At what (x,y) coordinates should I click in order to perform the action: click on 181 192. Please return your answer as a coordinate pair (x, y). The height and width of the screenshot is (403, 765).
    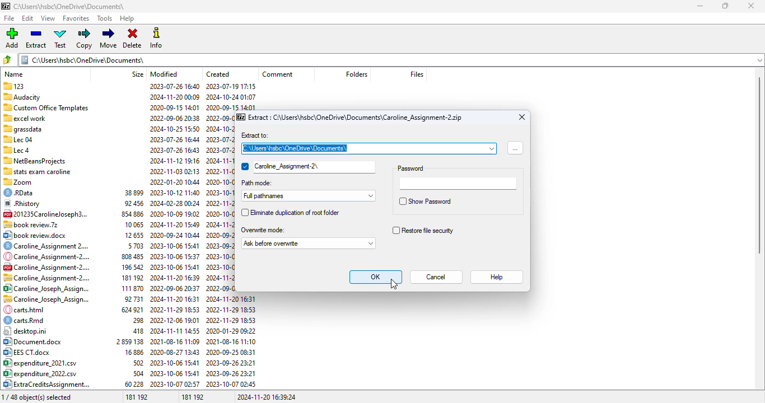
    Looking at the image, I should click on (193, 397).